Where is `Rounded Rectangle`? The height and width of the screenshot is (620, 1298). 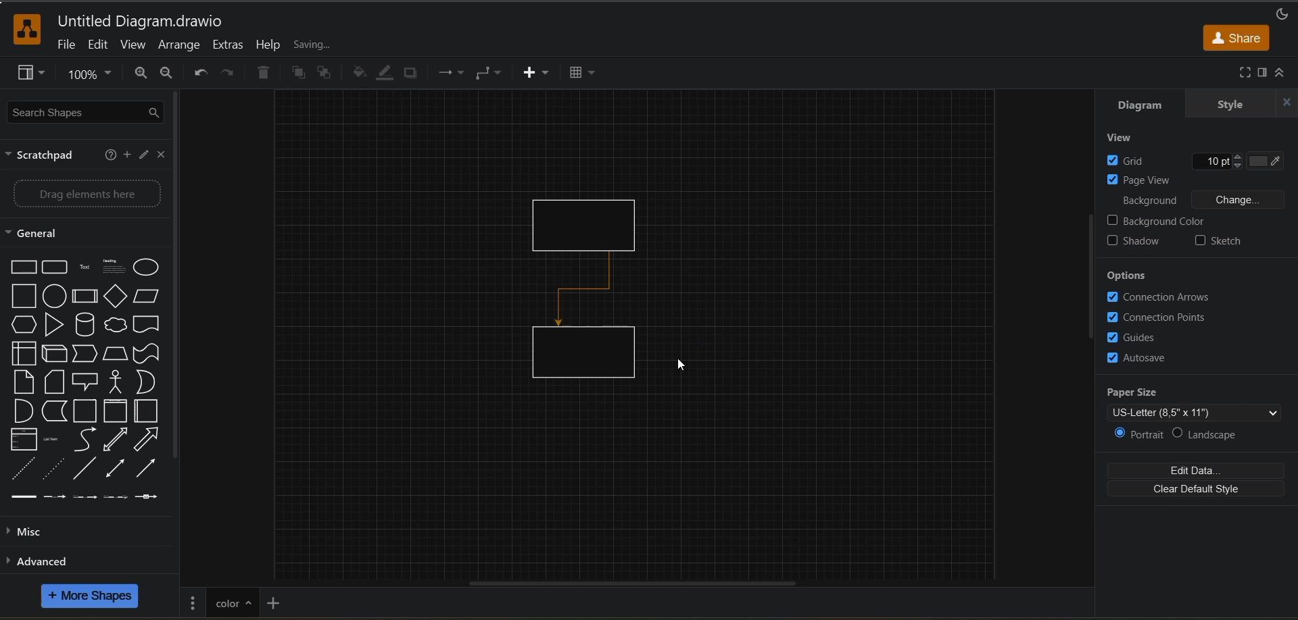 Rounded Rectangle is located at coordinates (56, 267).